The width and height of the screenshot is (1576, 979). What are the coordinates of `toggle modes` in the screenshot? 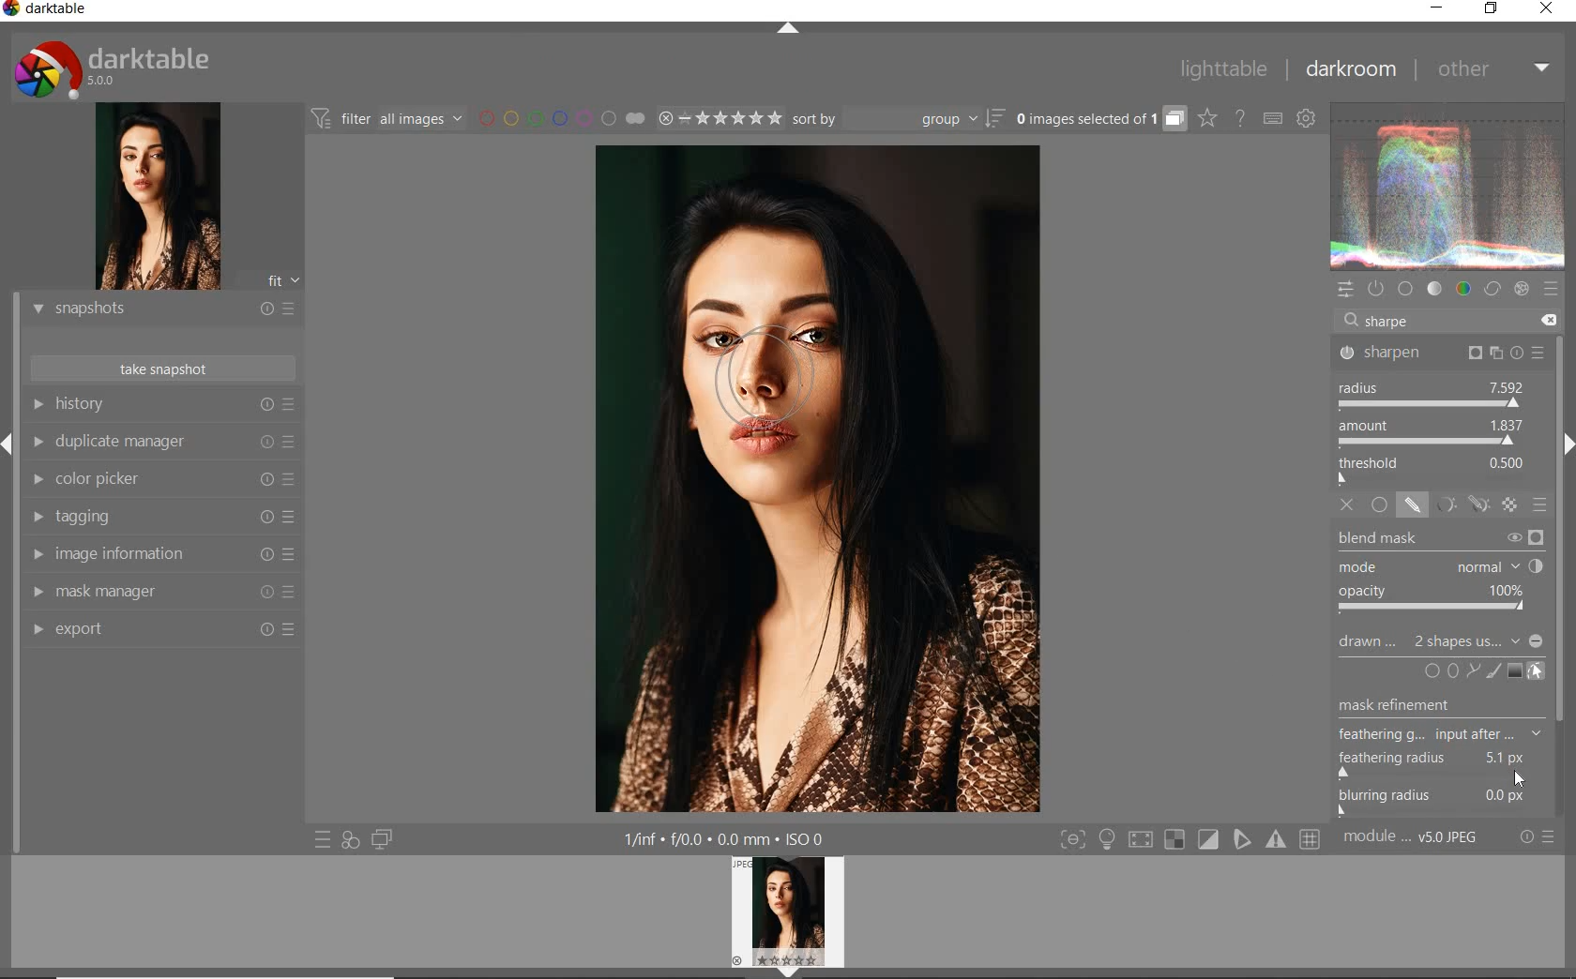 It's located at (1073, 840).